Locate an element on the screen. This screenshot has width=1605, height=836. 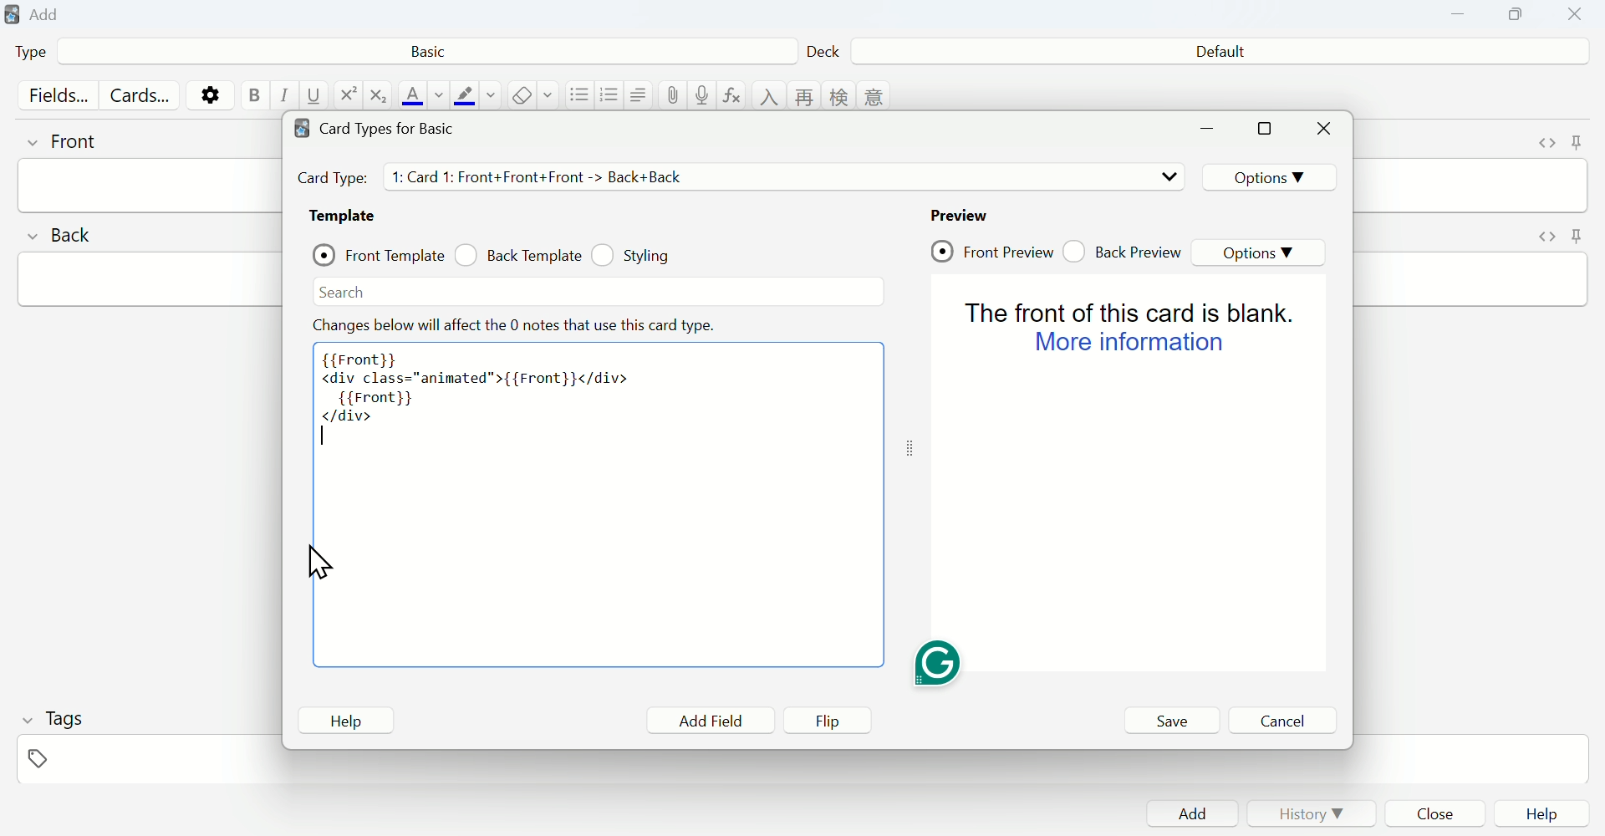
Copy is located at coordinates (1521, 17).